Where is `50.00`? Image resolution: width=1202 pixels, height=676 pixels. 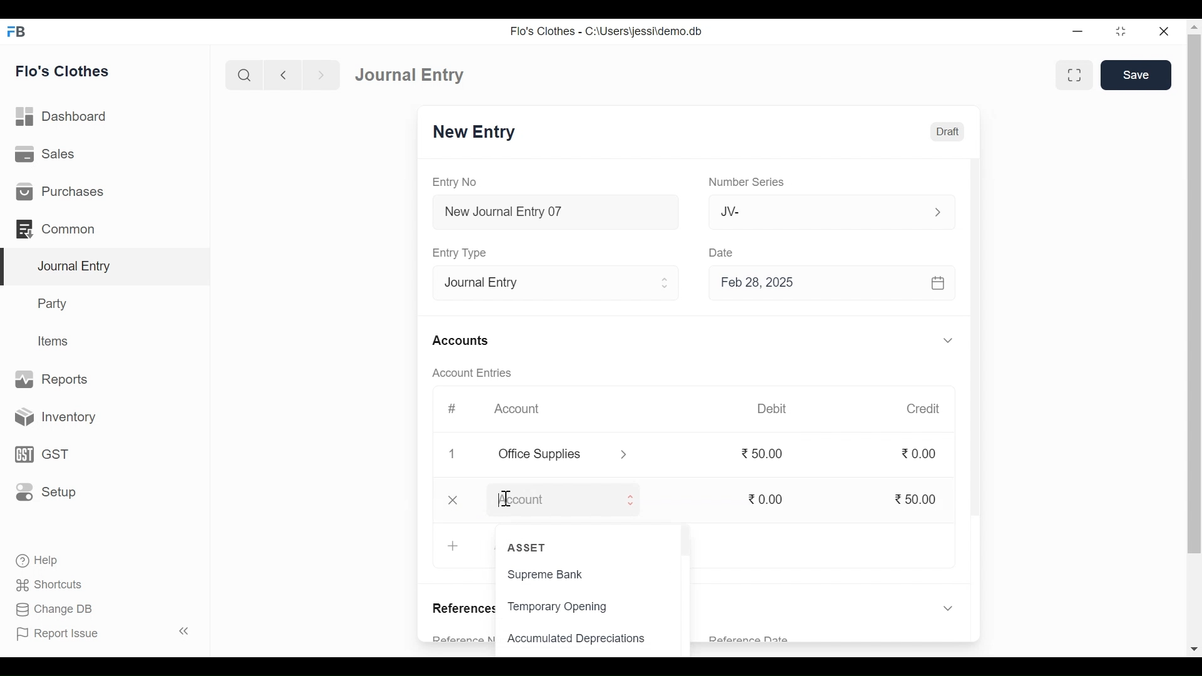
50.00 is located at coordinates (918, 500).